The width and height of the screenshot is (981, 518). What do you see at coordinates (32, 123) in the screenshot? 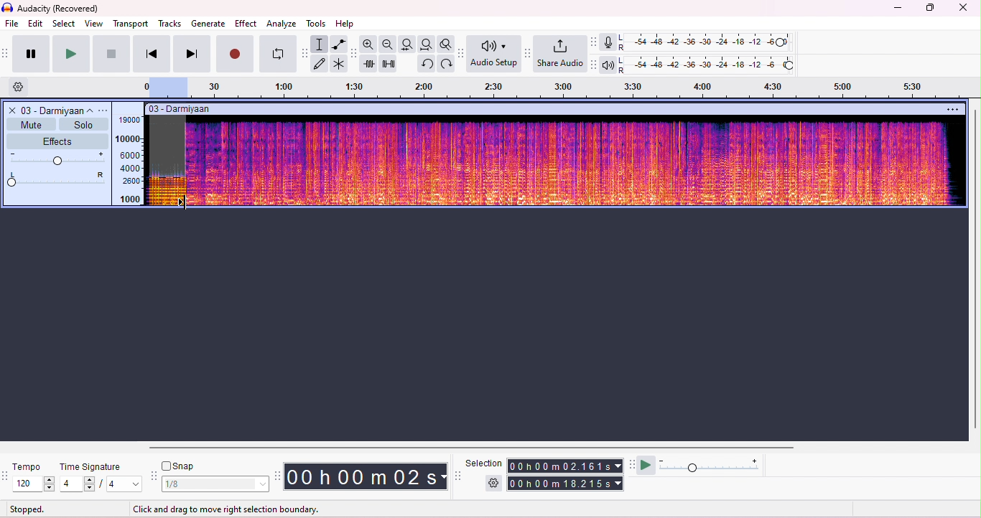
I see `mute` at bounding box center [32, 123].